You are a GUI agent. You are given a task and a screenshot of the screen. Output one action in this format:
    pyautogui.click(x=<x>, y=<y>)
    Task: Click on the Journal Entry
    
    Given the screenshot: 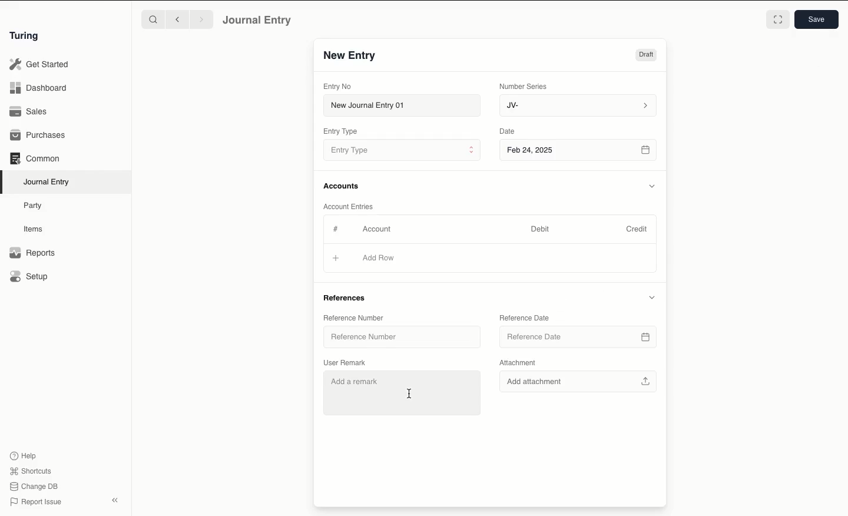 What is the action you would take?
    pyautogui.click(x=258, y=21)
    